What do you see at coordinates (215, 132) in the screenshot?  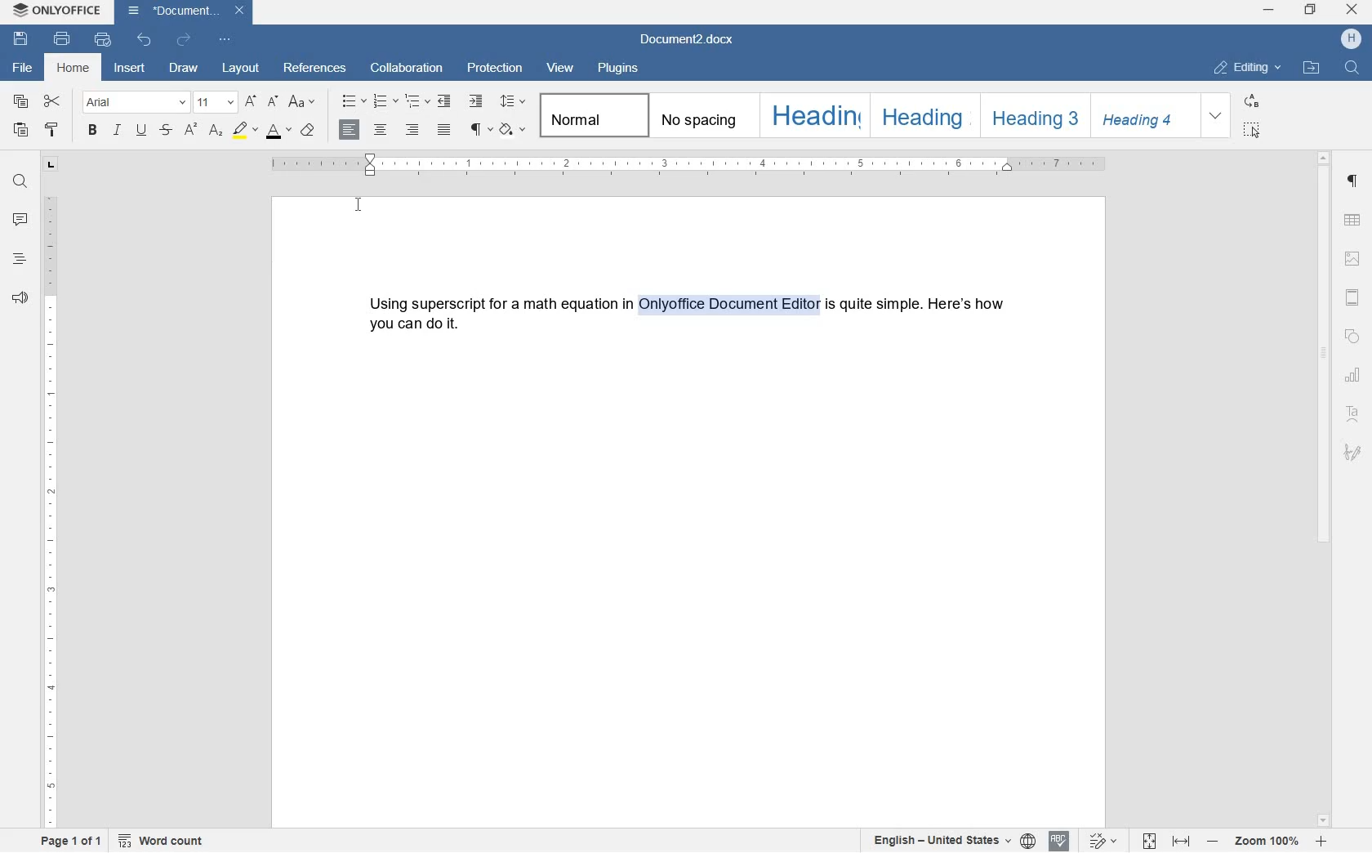 I see `subscript` at bounding box center [215, 132].